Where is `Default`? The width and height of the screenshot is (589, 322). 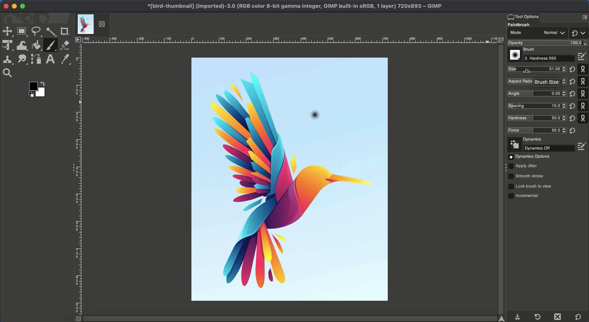
Default is located at coordinates (578, 33).